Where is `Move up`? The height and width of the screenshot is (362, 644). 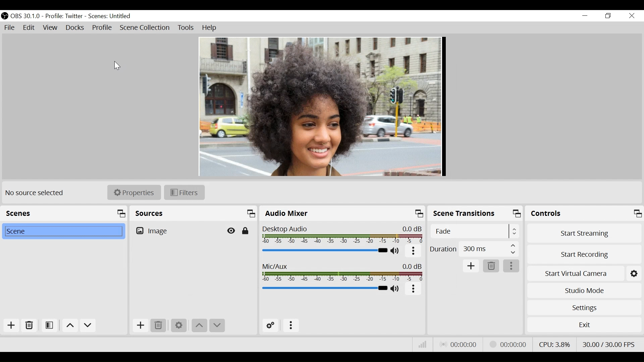 Move up is located at coordinates (199, 325).